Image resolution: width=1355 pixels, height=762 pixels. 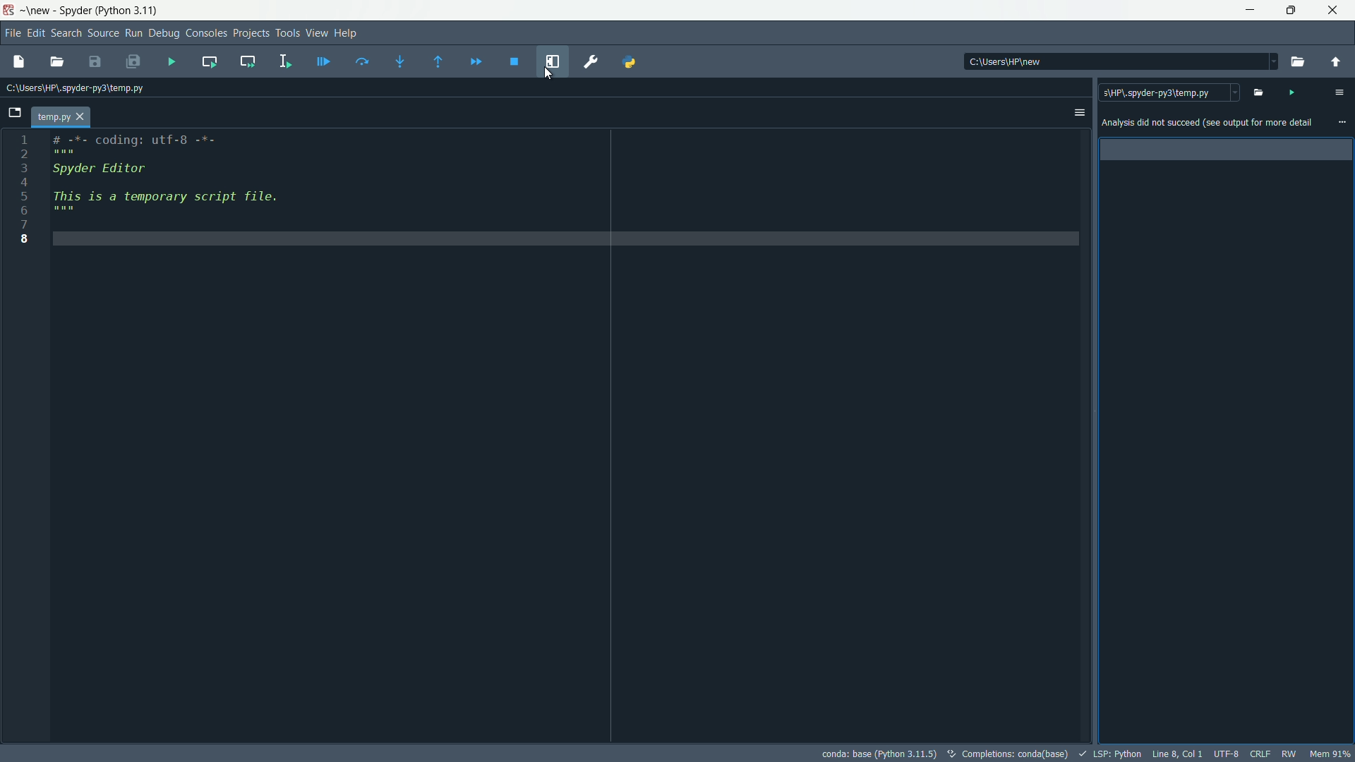 I want to click on browse tabs, so click(x=15, y=114).